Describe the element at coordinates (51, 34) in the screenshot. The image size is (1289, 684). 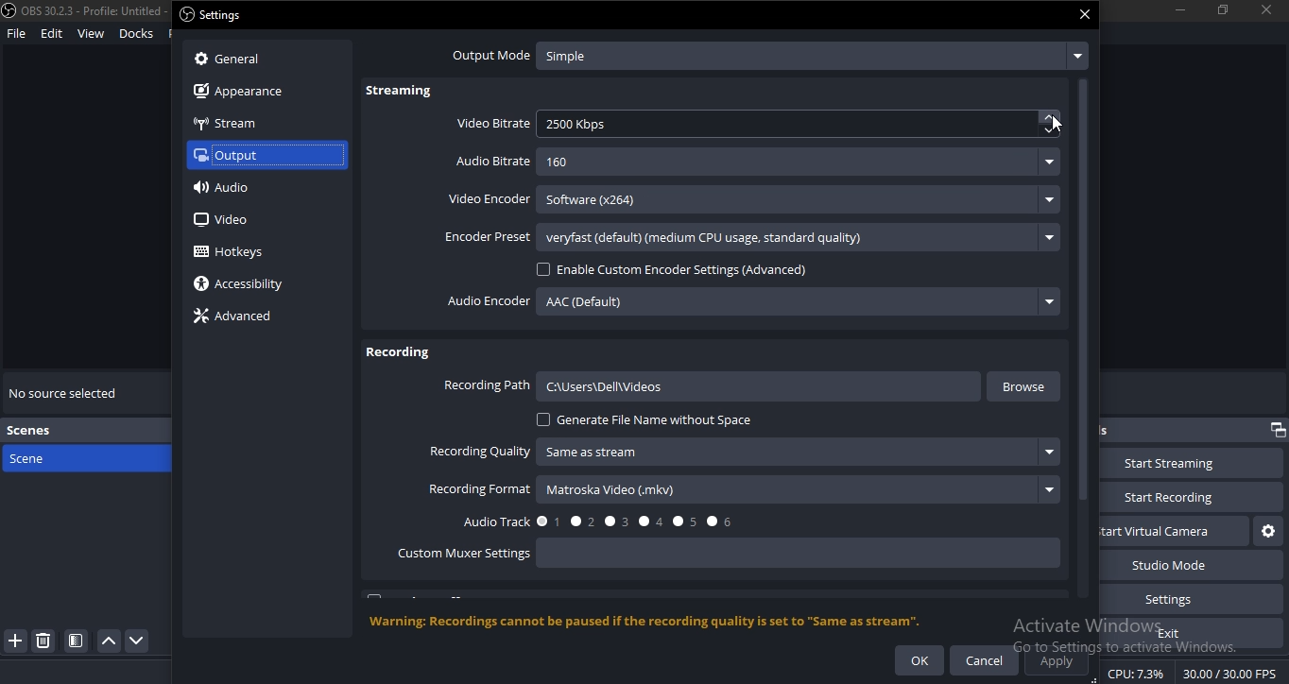
I see `edit` at that location.